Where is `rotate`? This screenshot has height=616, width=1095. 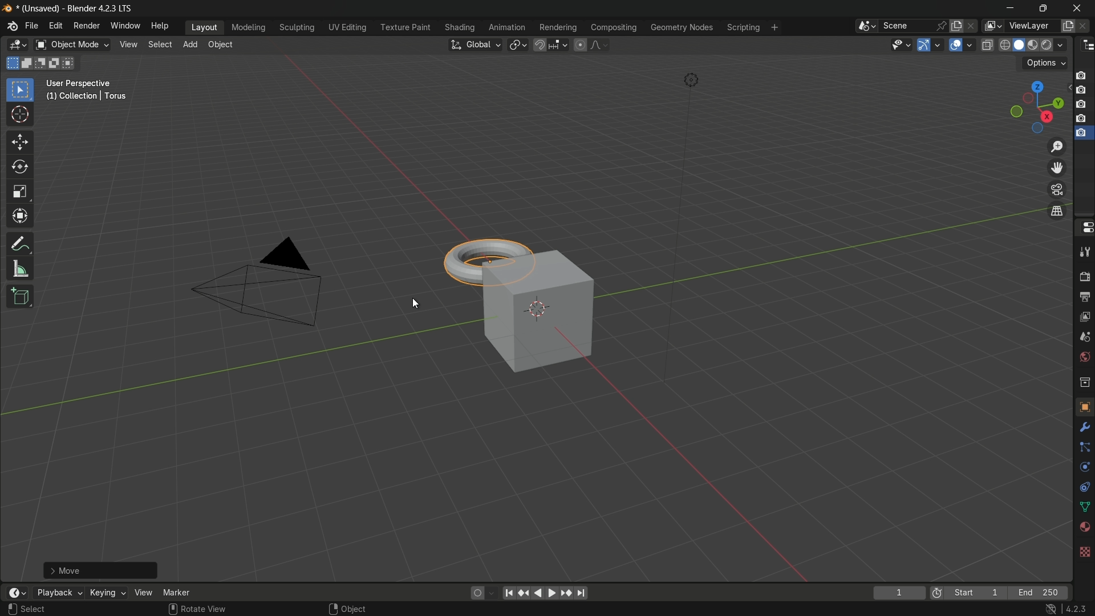
rotate is located at coordinates (20, 168).